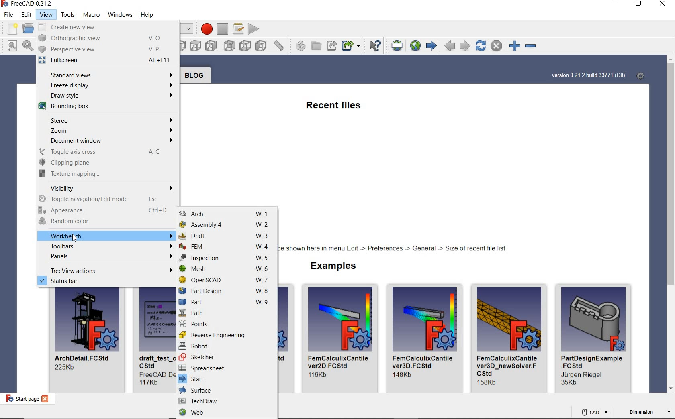 This screenshot has width=675, height=419. I want to click on left, so click(262, 46).